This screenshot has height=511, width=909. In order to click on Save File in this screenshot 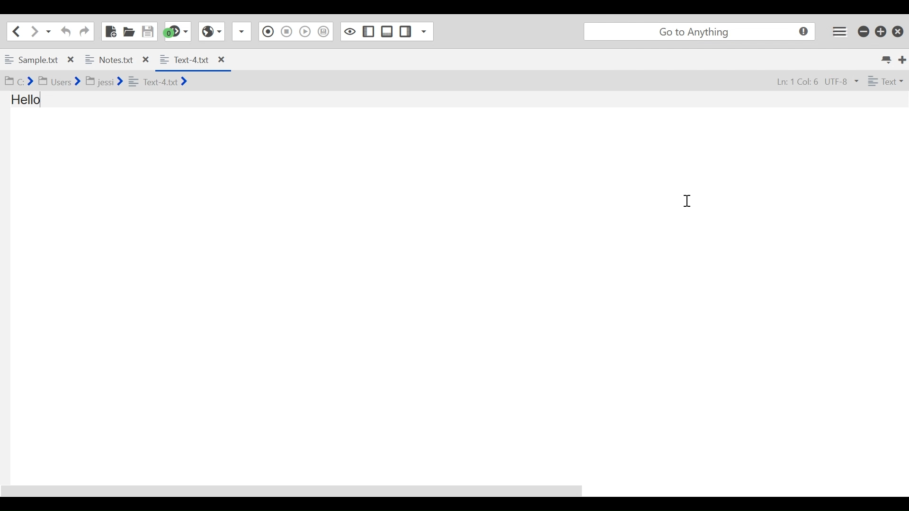, I will do `click(147, 31)`.